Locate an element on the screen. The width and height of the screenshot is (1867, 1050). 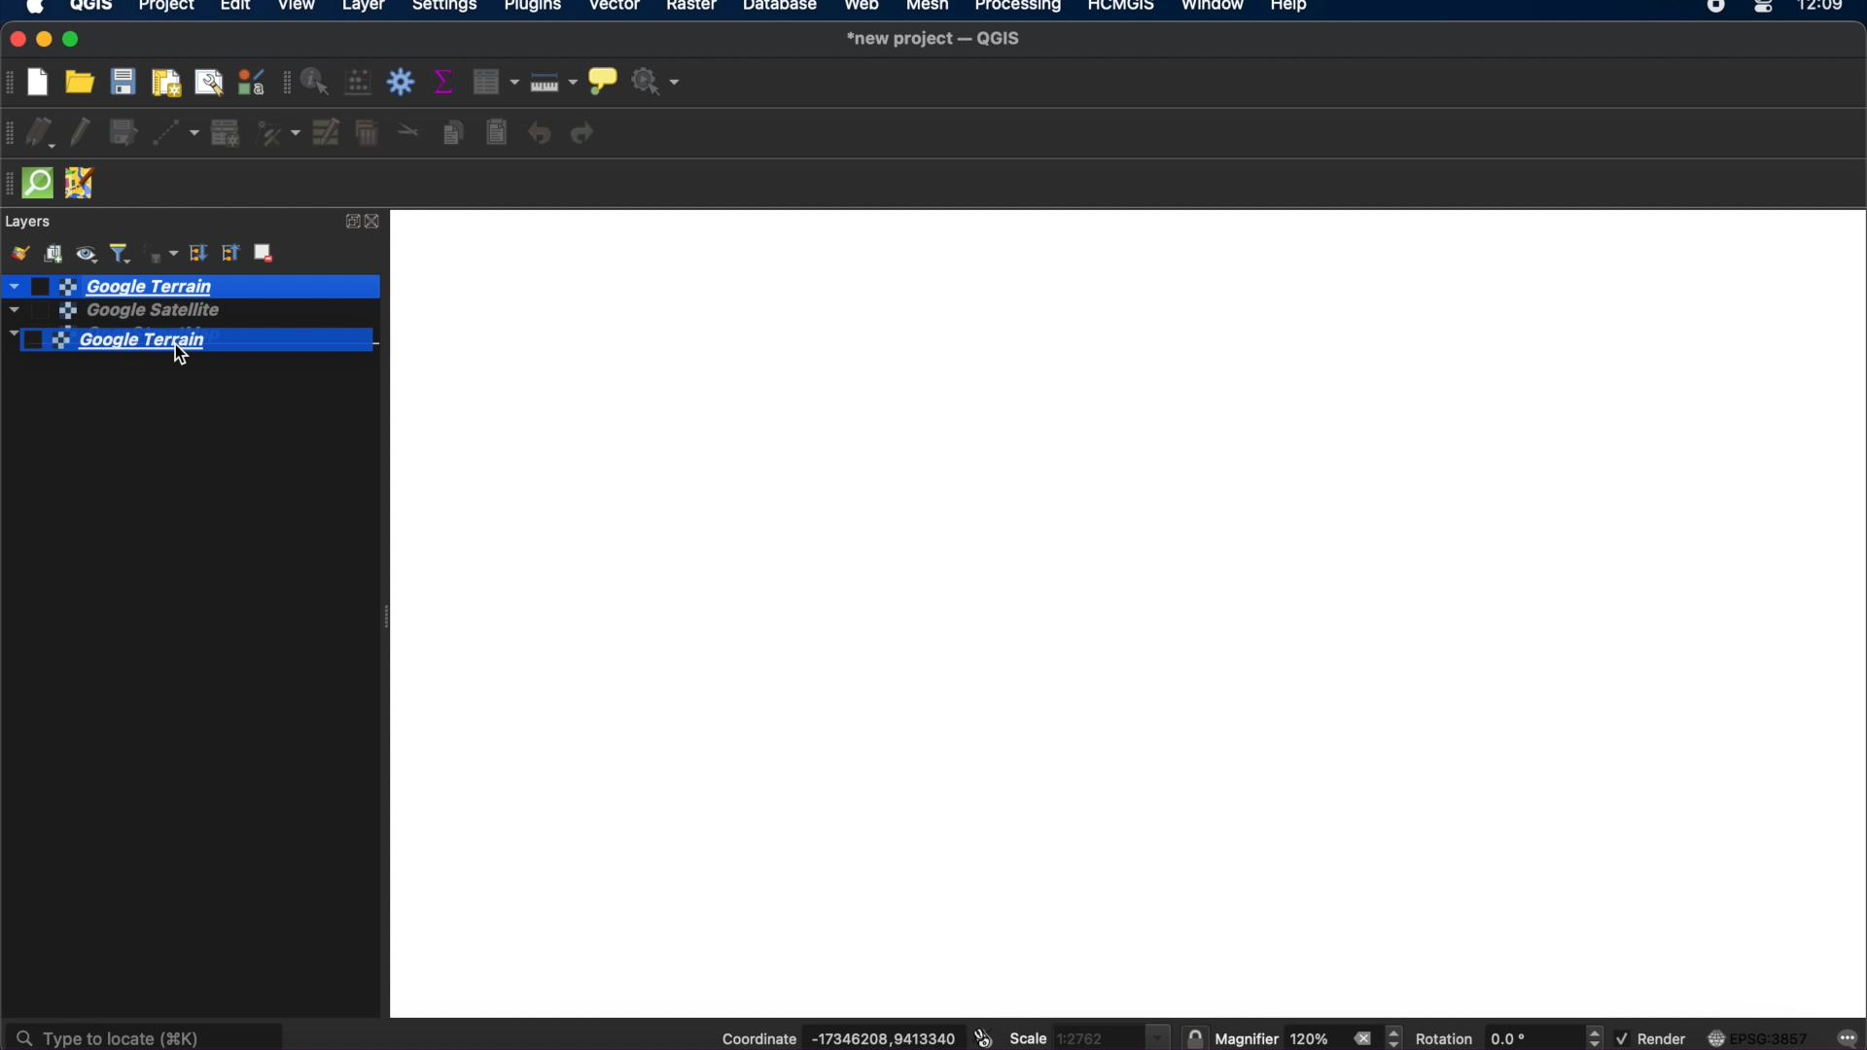
Google Terrain selected is located at coordinates (178, 346).